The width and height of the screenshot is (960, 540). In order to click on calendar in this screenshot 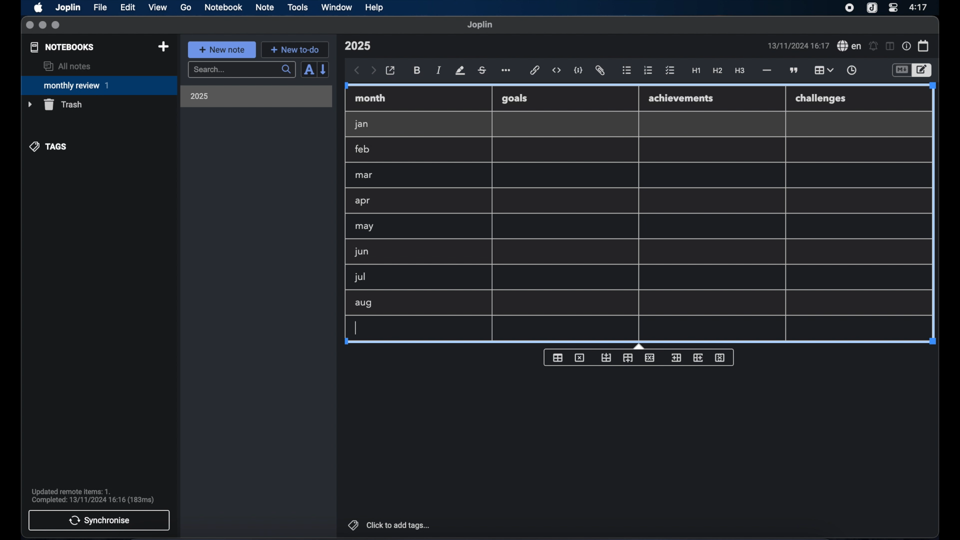, I will do `click(924, 45)`.